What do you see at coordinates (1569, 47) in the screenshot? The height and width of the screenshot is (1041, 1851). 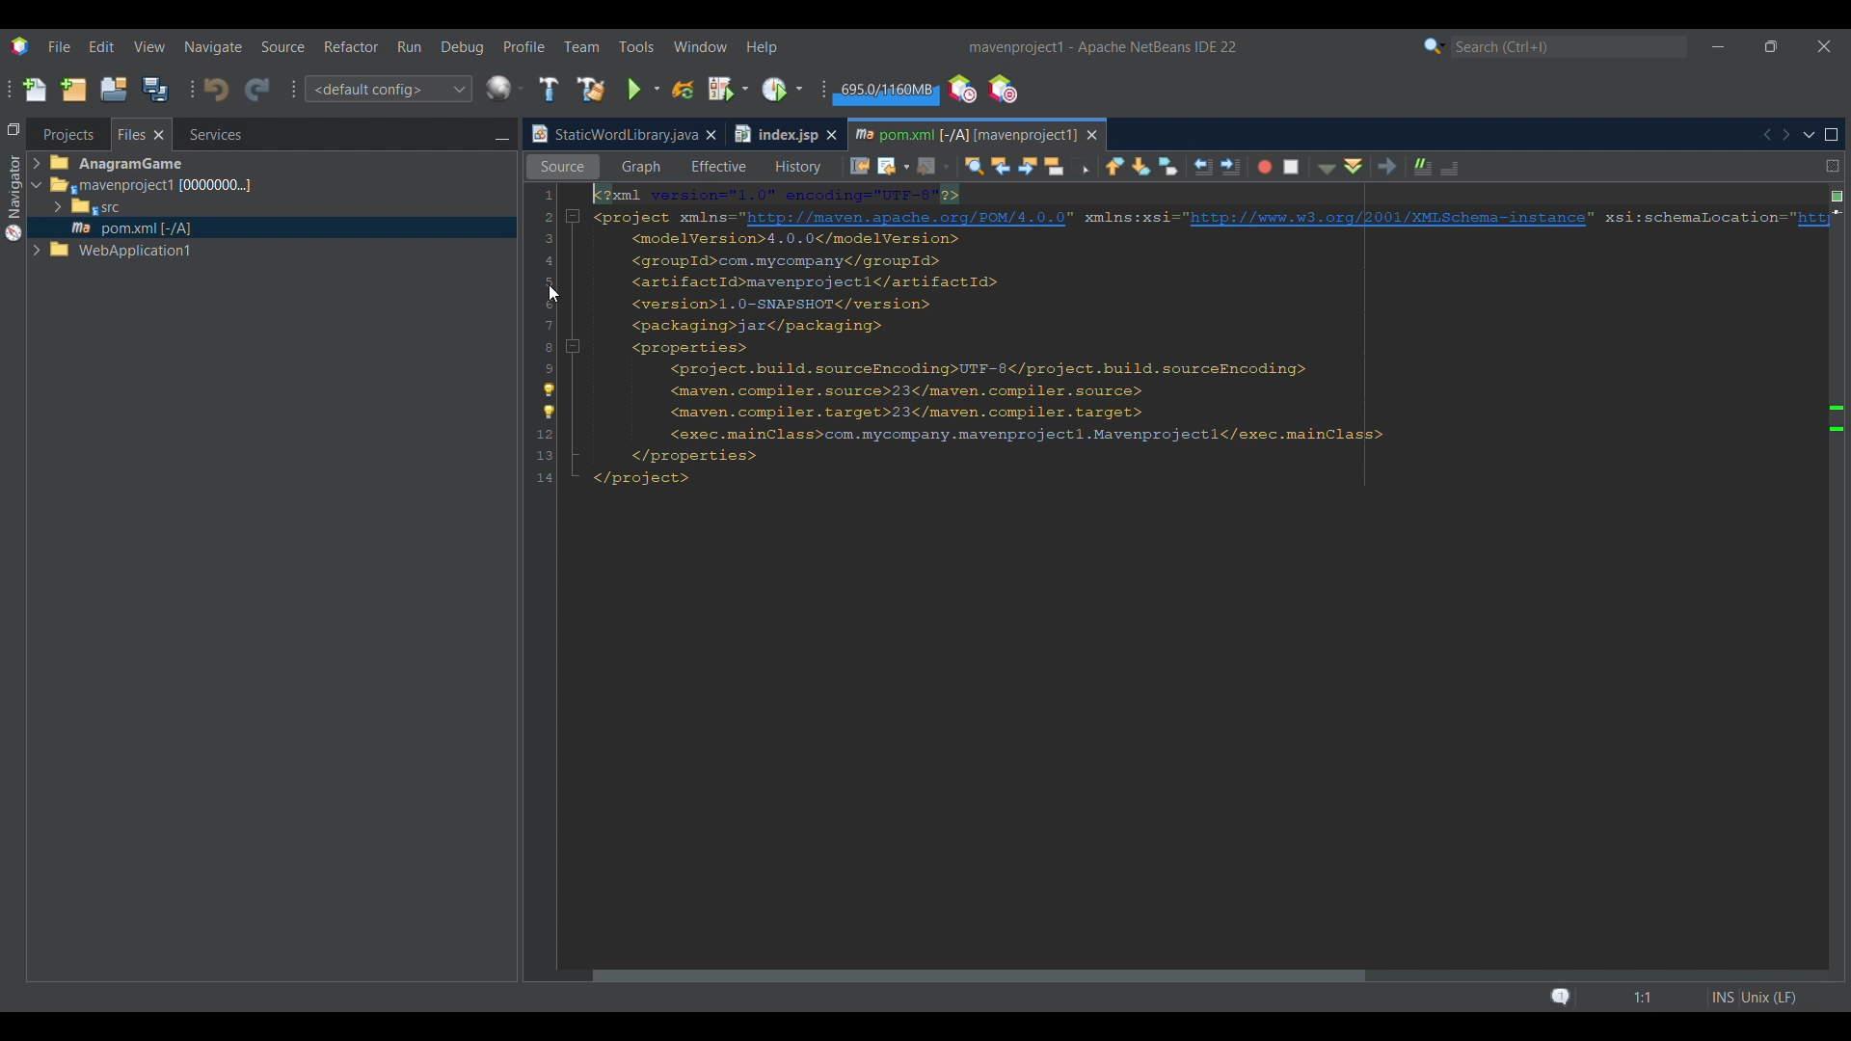 I see `Search` at bounding box center [1569, 47].